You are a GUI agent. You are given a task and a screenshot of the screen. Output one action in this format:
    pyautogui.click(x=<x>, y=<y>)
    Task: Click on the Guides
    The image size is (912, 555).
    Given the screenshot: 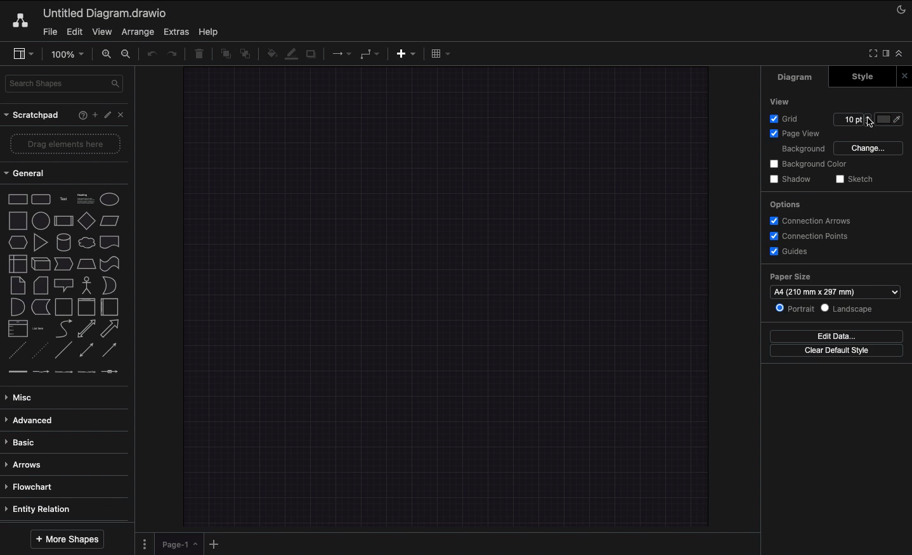 What is the action you would take?
    pyautogui.click(x=791, y=252)
    